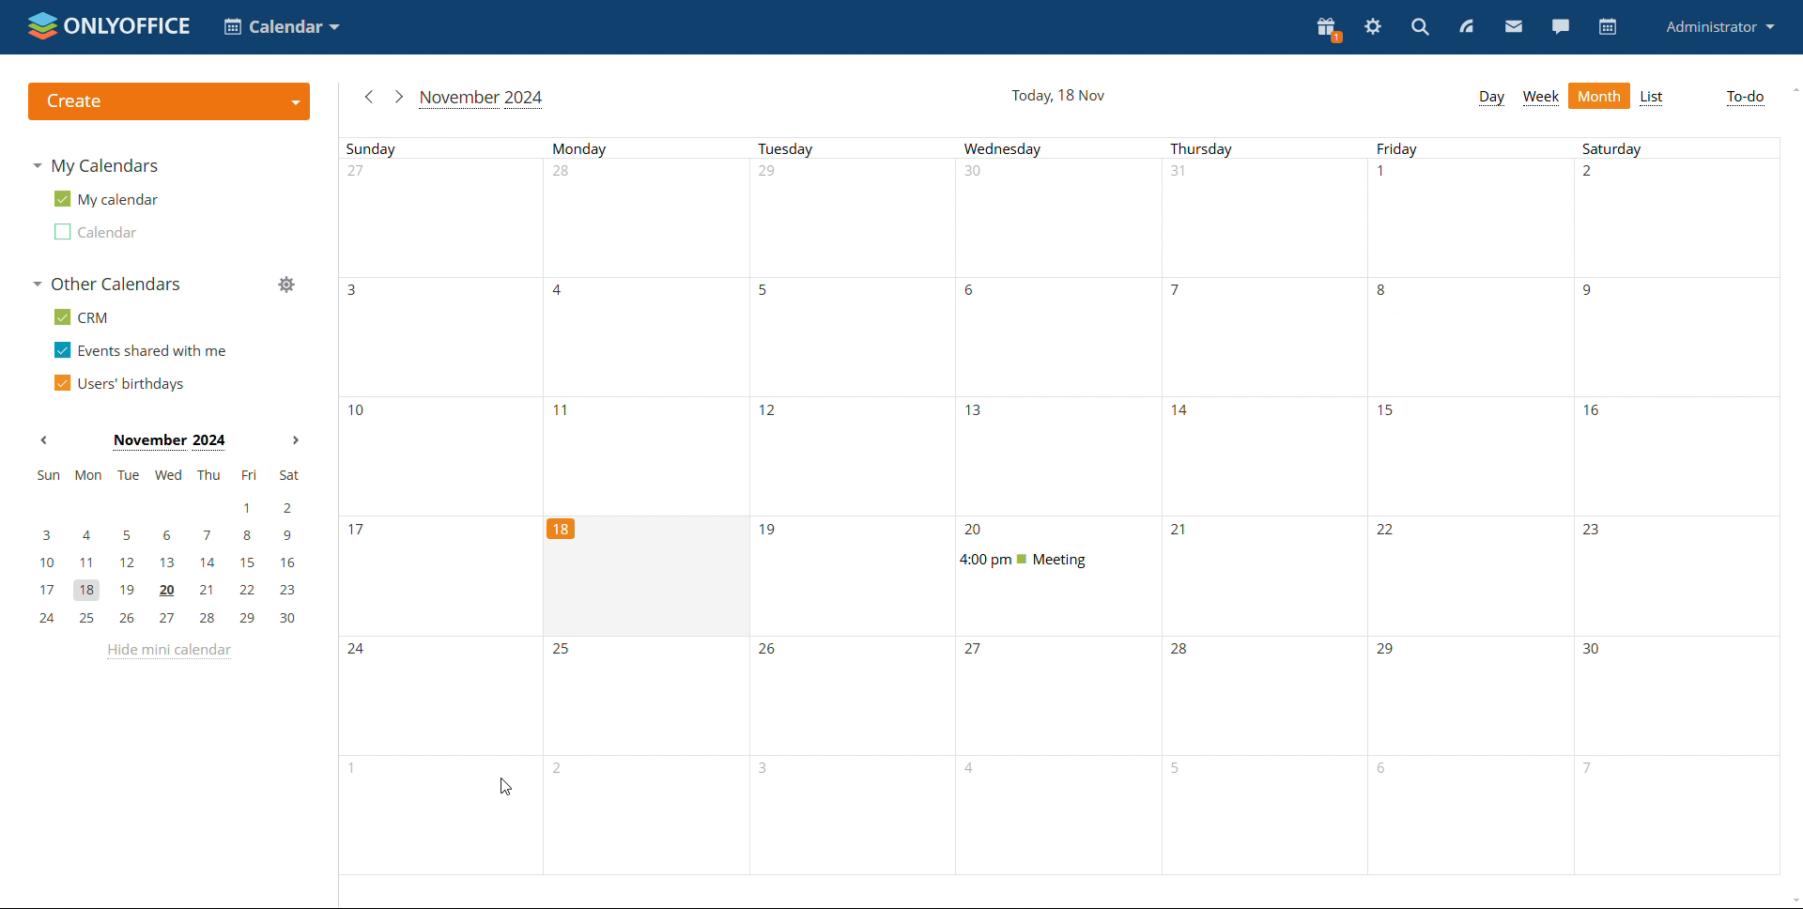 The image size is (1803, 909). I want to click on hide mini calendar, so click(168, 652).